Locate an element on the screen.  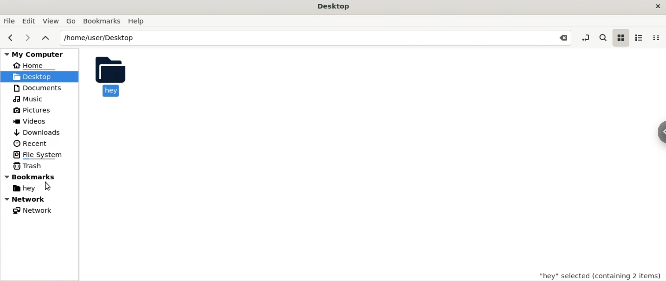
Downloads is located at coordinates (37, 132).